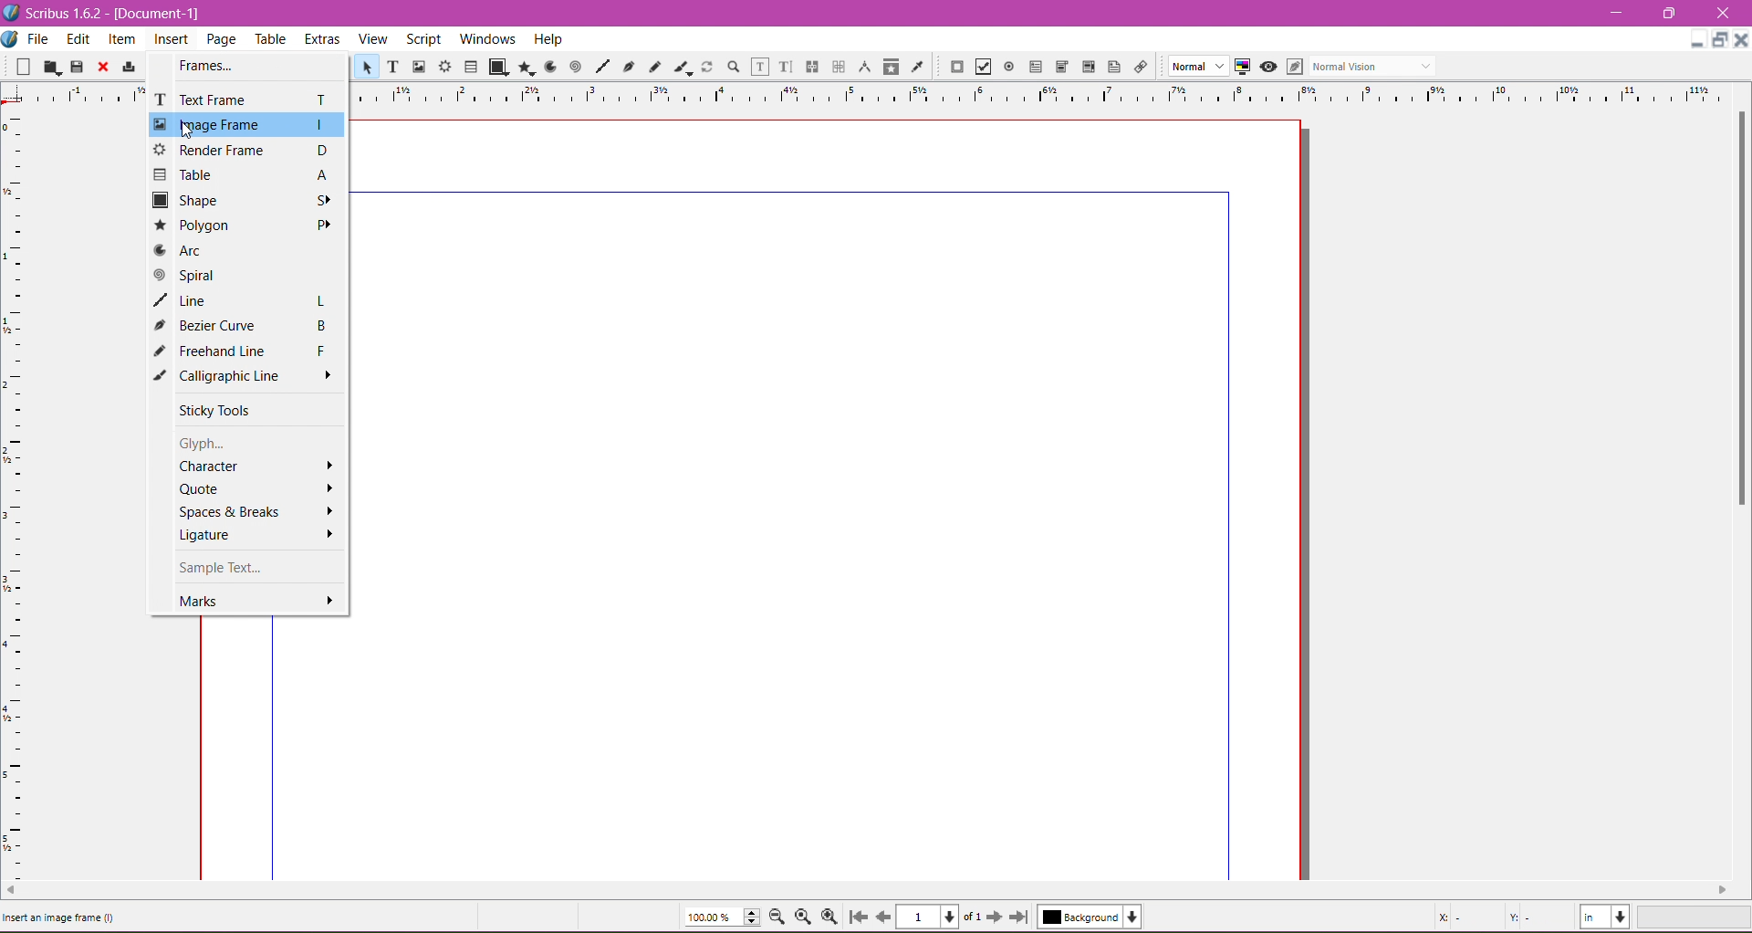  What do you see at coordinates (238, 568) in the screenshot?
I see `Sample Text` at bounding box center [238, 568].